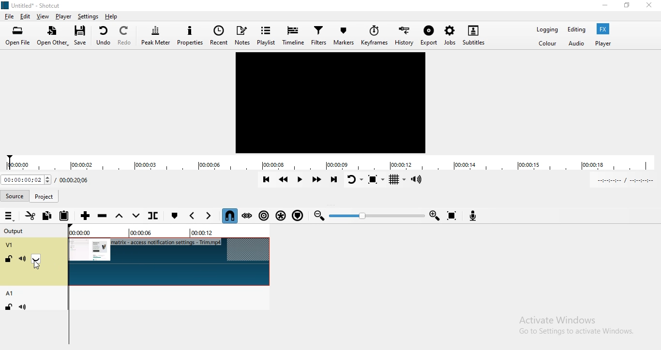  What do you see at coordinates (652, 6) in the screenshot?
I see `close` at bounding box center [652, 6].